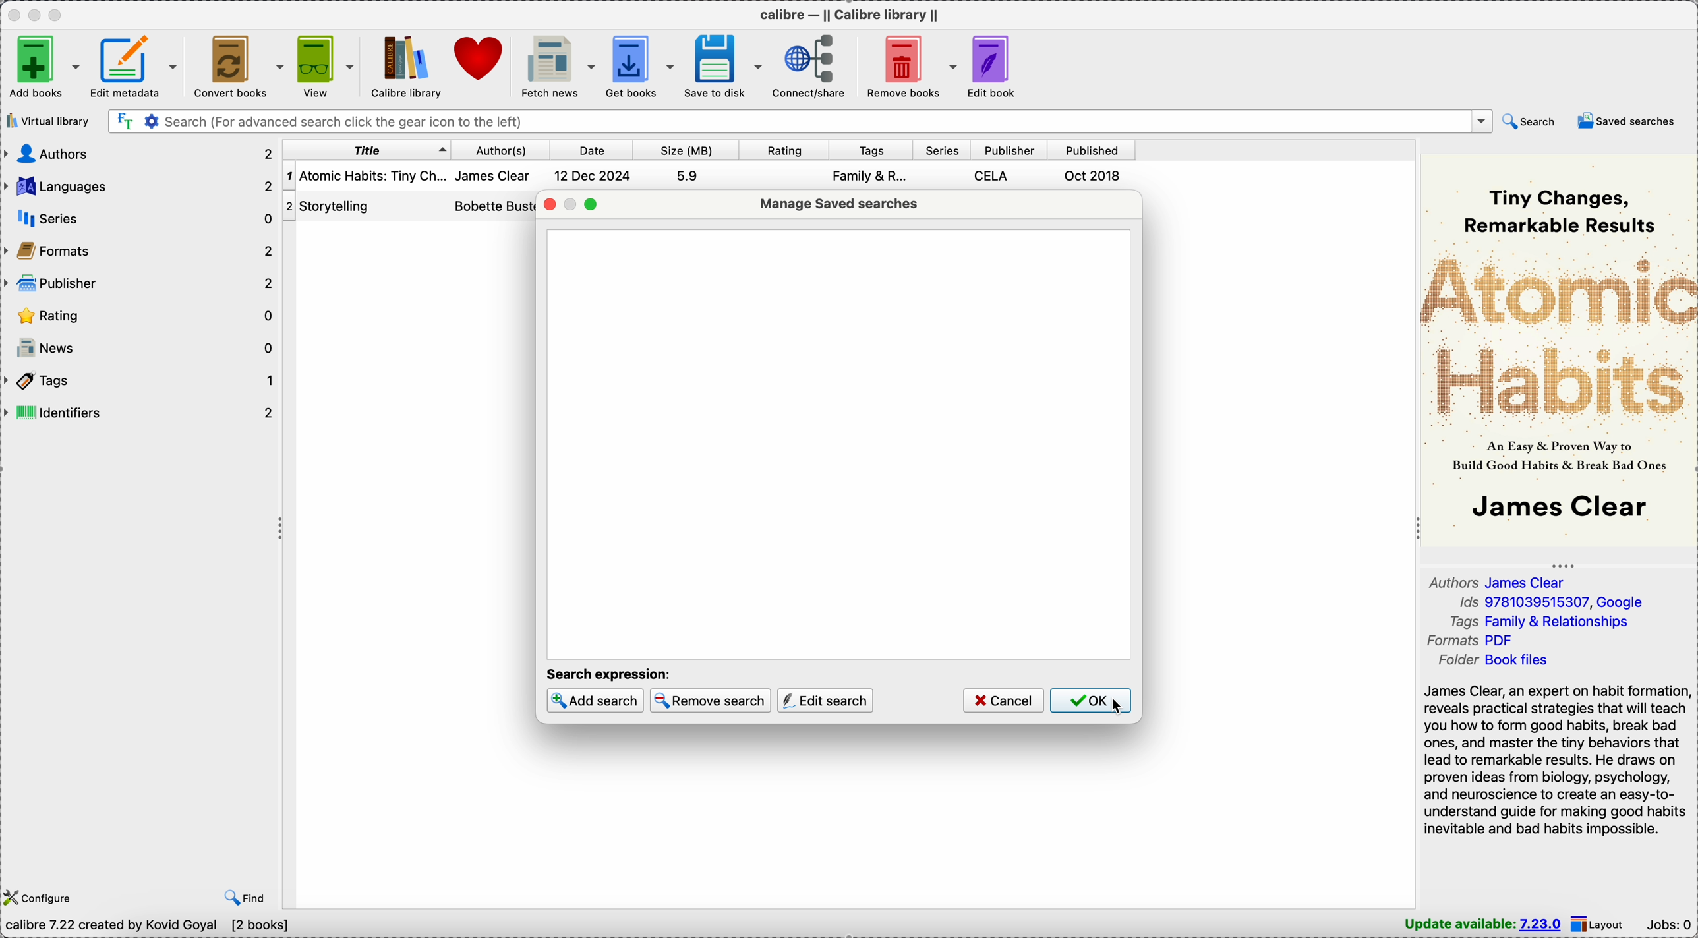  What do you see at coordinates (140, 187) in the screenshot?
I see `language` at bounding box center [140, 187].